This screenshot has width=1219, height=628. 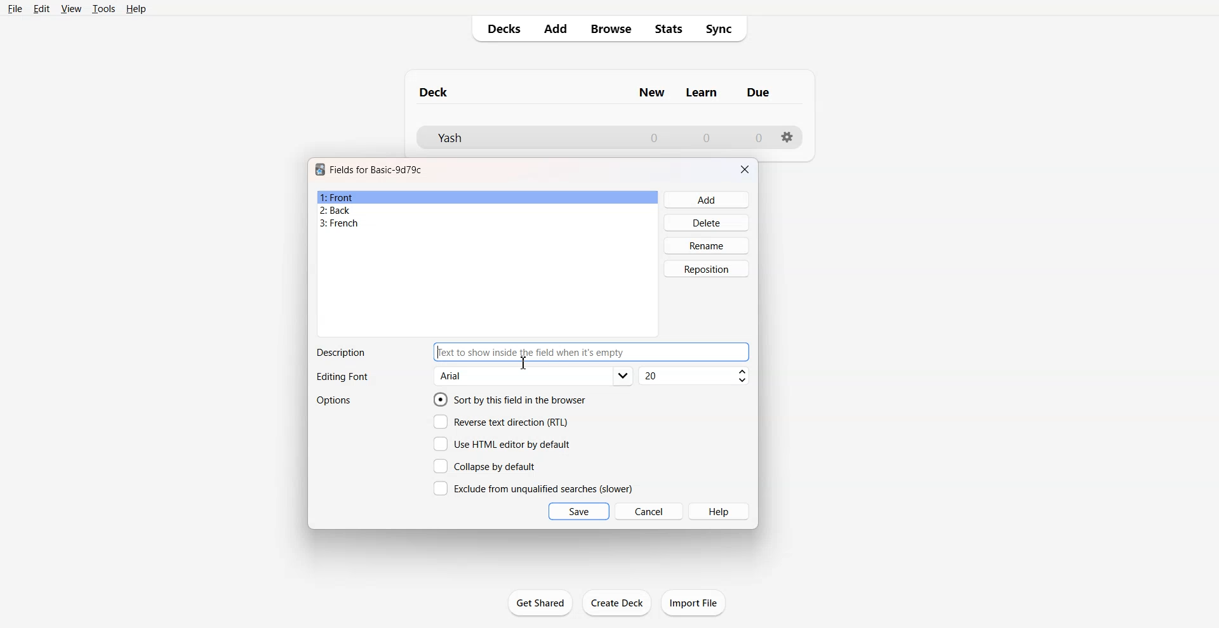 What do you see at coordinates (758, 92) in the screenshot?
I see `Column name` at bounding box center [758, 92].